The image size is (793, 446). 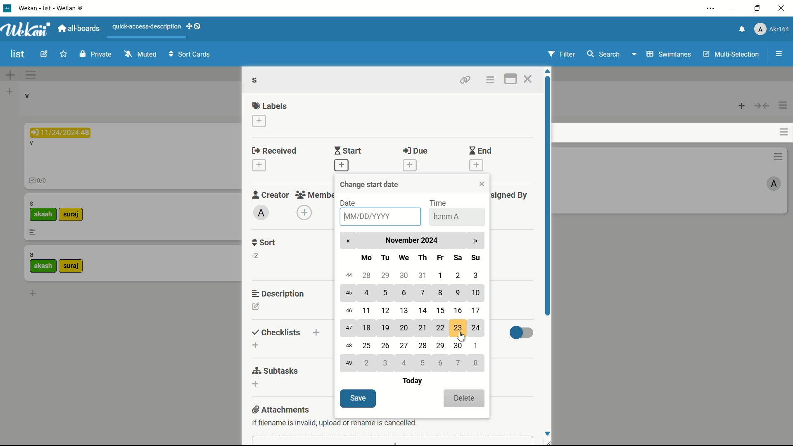 What do you see at coordinates (27, 29) in the screenshot?
I see `app logo` at bounding box center [27, 29].